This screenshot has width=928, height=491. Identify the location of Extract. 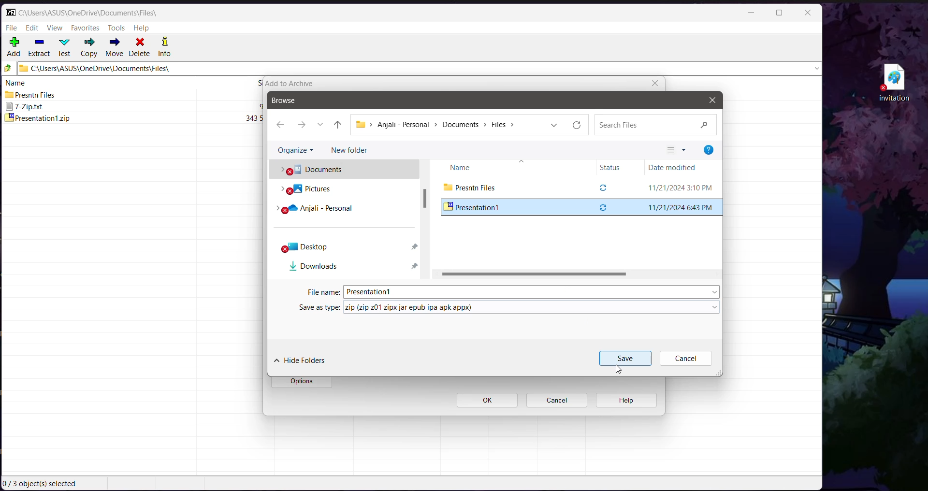
(39, 48).